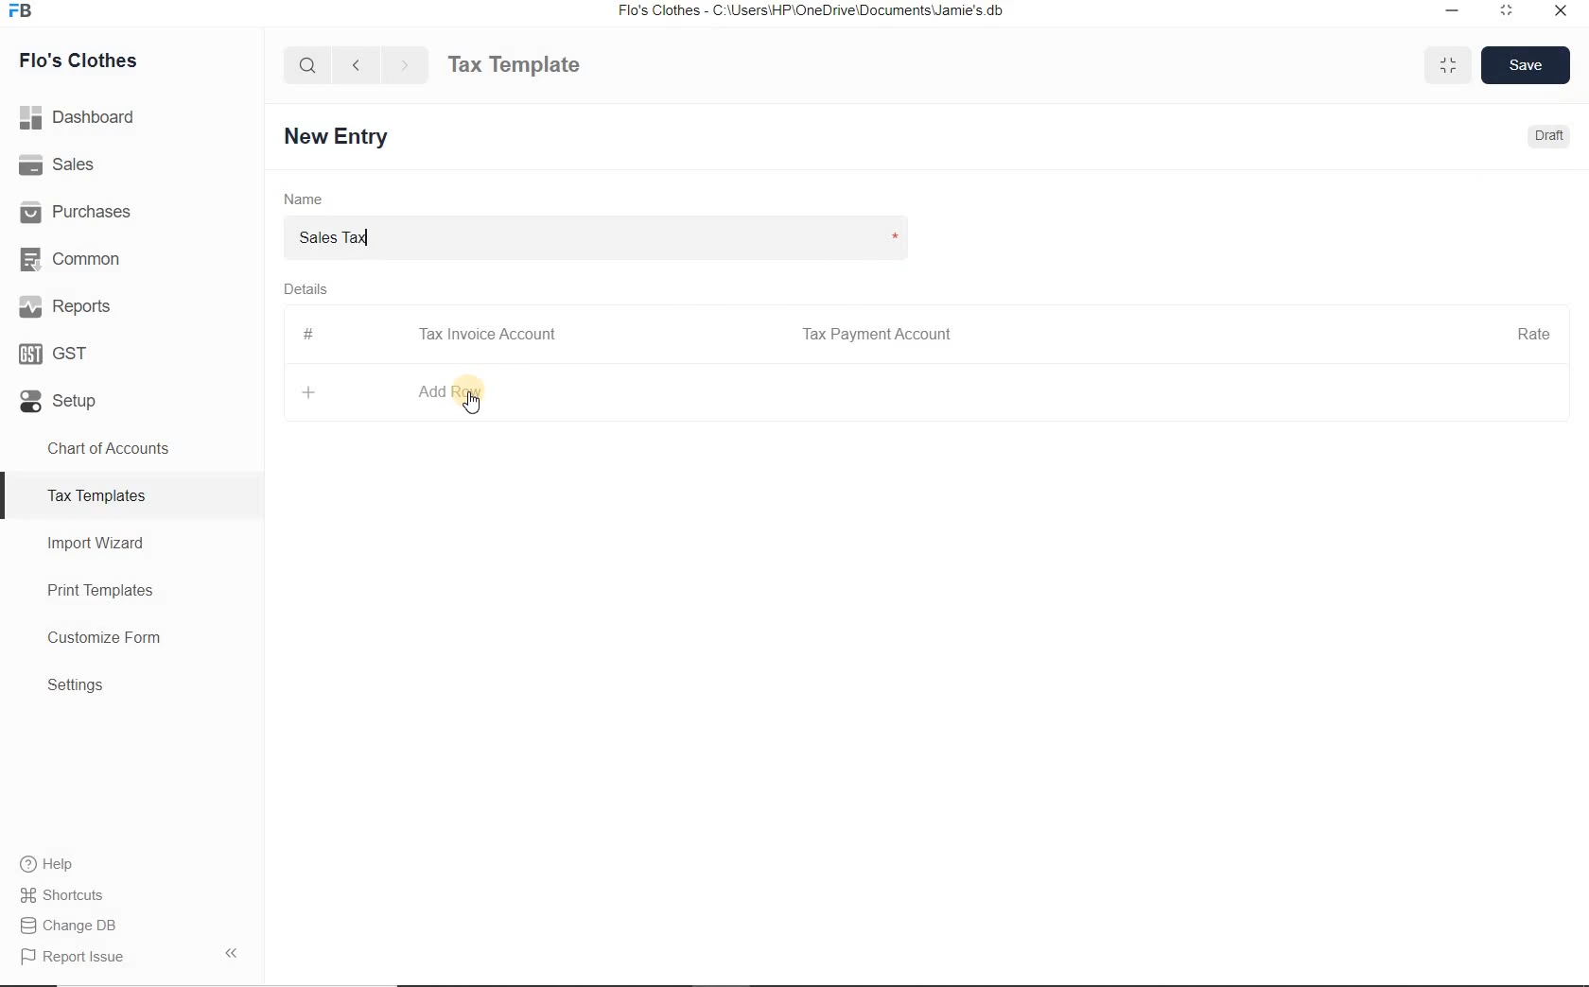 The image size is (1589, 987). What do you see at coordinates (611, 234) in the screenshot?
I see `Sales Tax` at bounding box center [611, 234].